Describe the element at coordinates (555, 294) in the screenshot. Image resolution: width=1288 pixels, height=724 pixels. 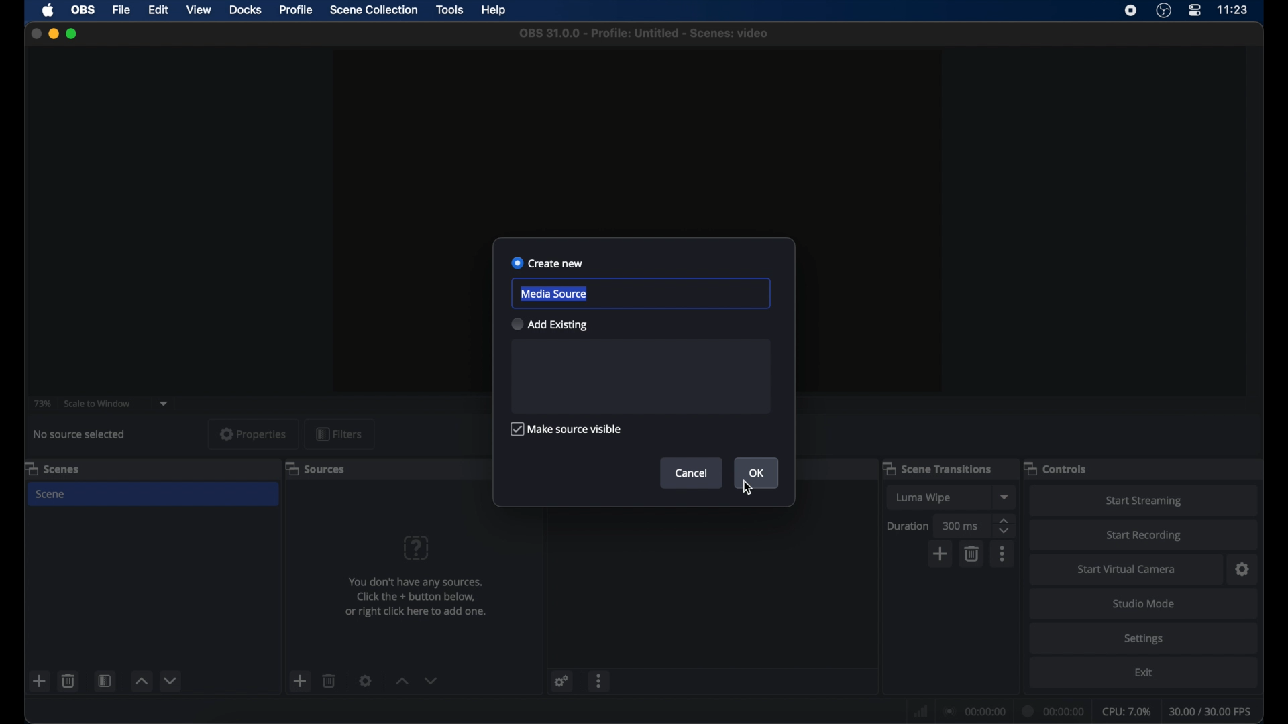
I see `media source` at that location.